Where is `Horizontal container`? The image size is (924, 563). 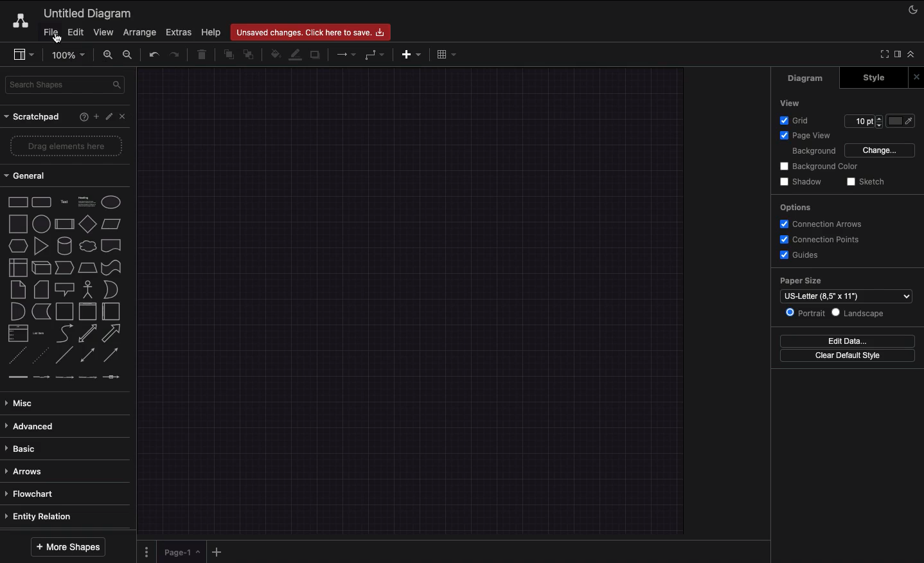 Horizontal container is located at coordinates (112, 311).